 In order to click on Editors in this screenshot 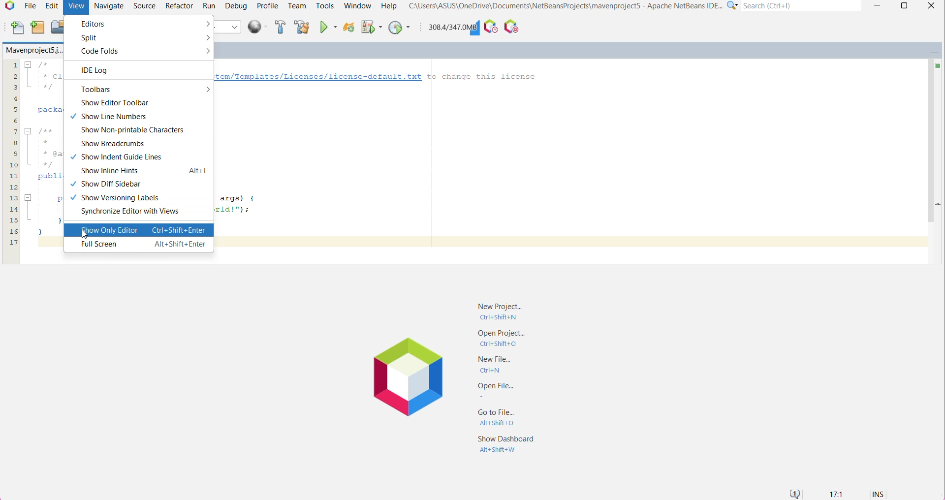, I will do `click(141, 25)`.